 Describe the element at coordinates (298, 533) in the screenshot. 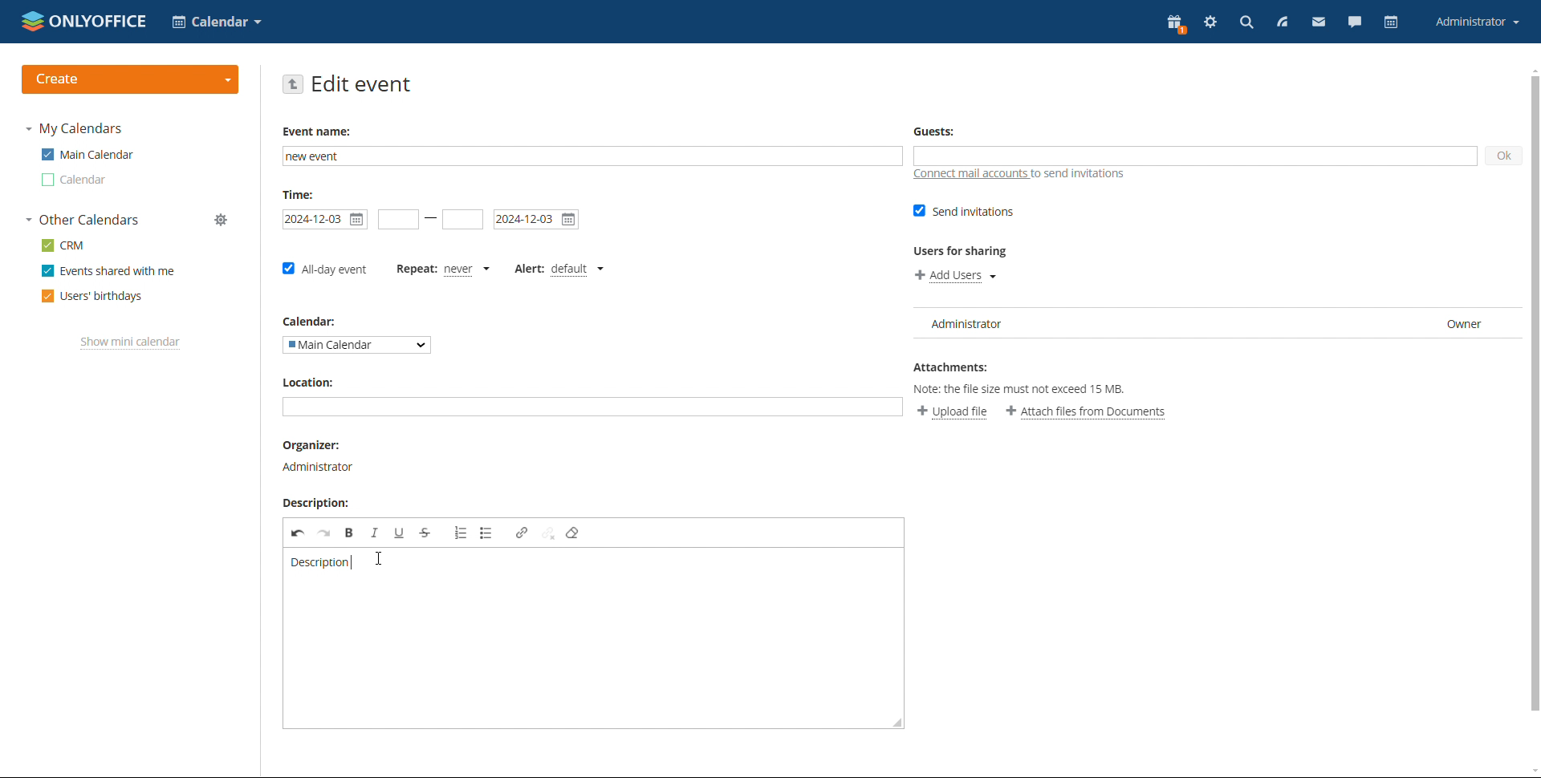

I see `undo` at that location.